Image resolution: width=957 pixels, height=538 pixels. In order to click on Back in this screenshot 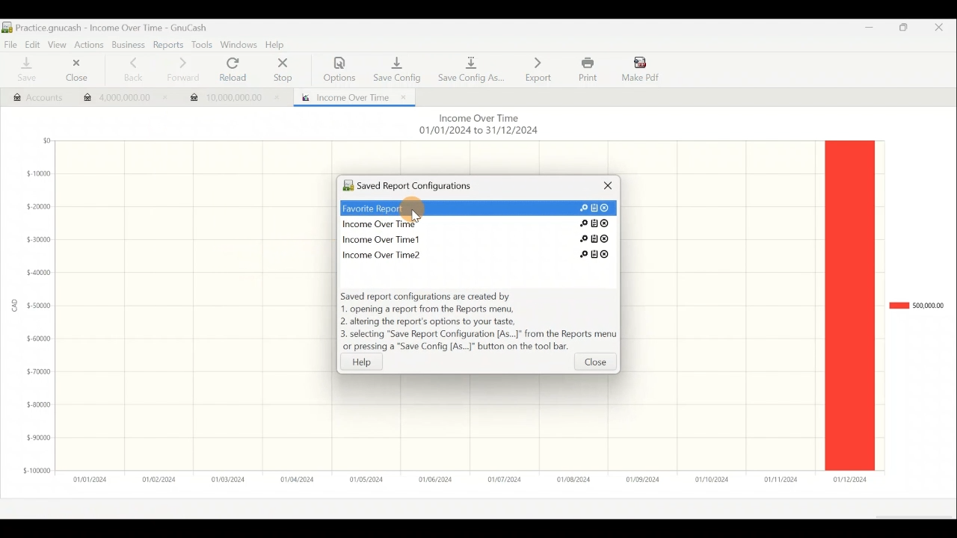, I will do `click(129, 69)`.